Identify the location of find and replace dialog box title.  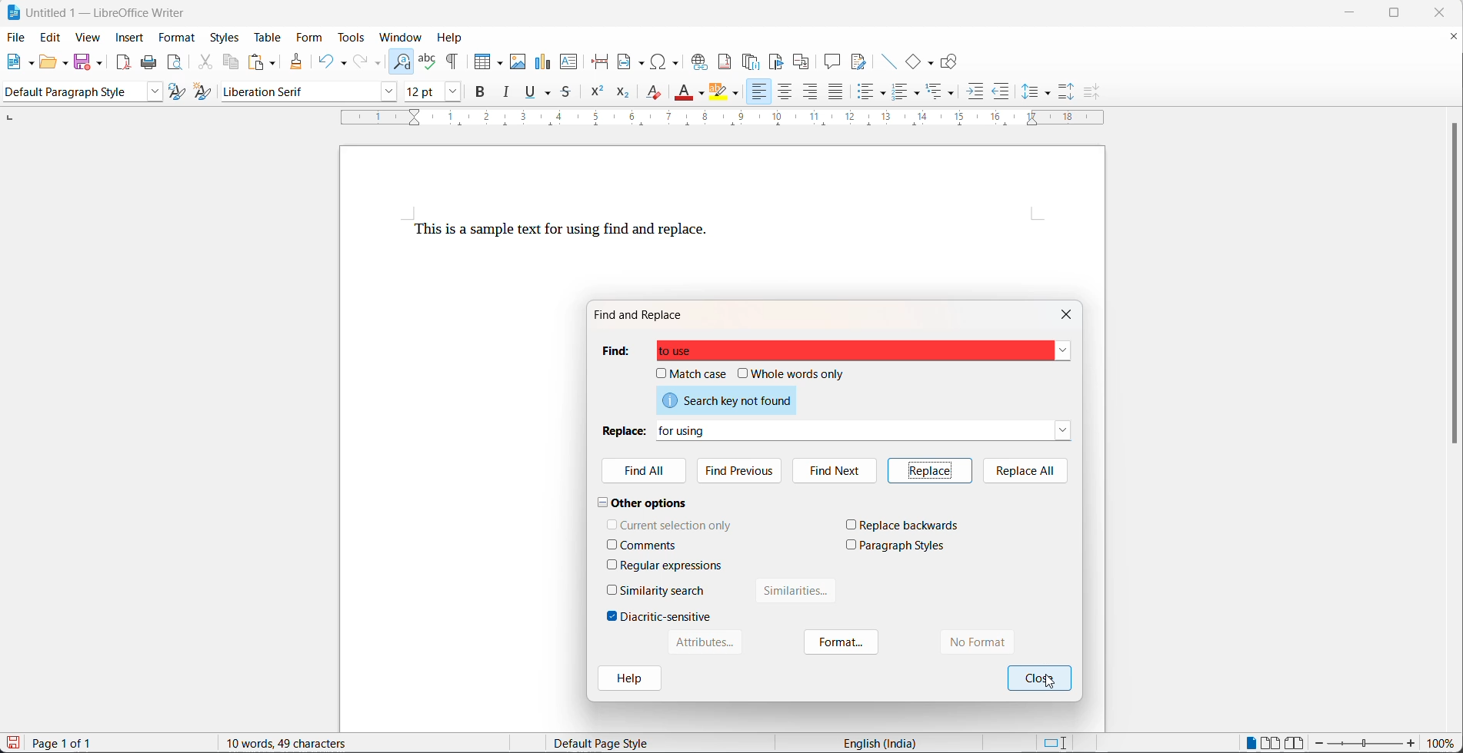
(647, 315).